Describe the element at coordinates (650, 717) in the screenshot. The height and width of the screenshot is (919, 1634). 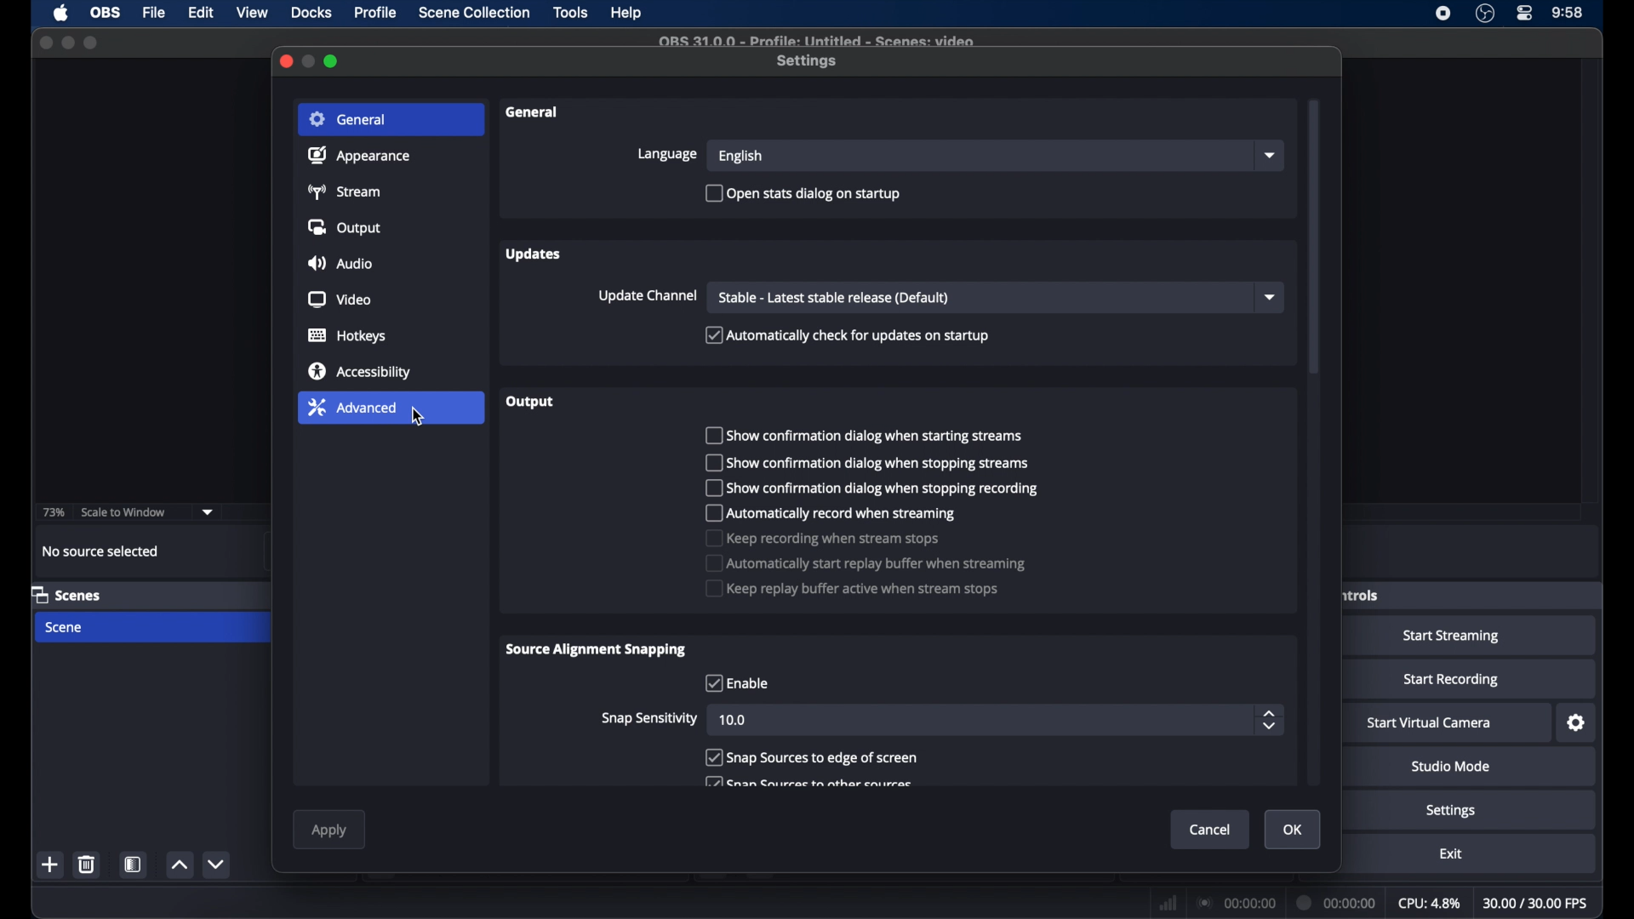
I see `snap sensitivity` at that location.